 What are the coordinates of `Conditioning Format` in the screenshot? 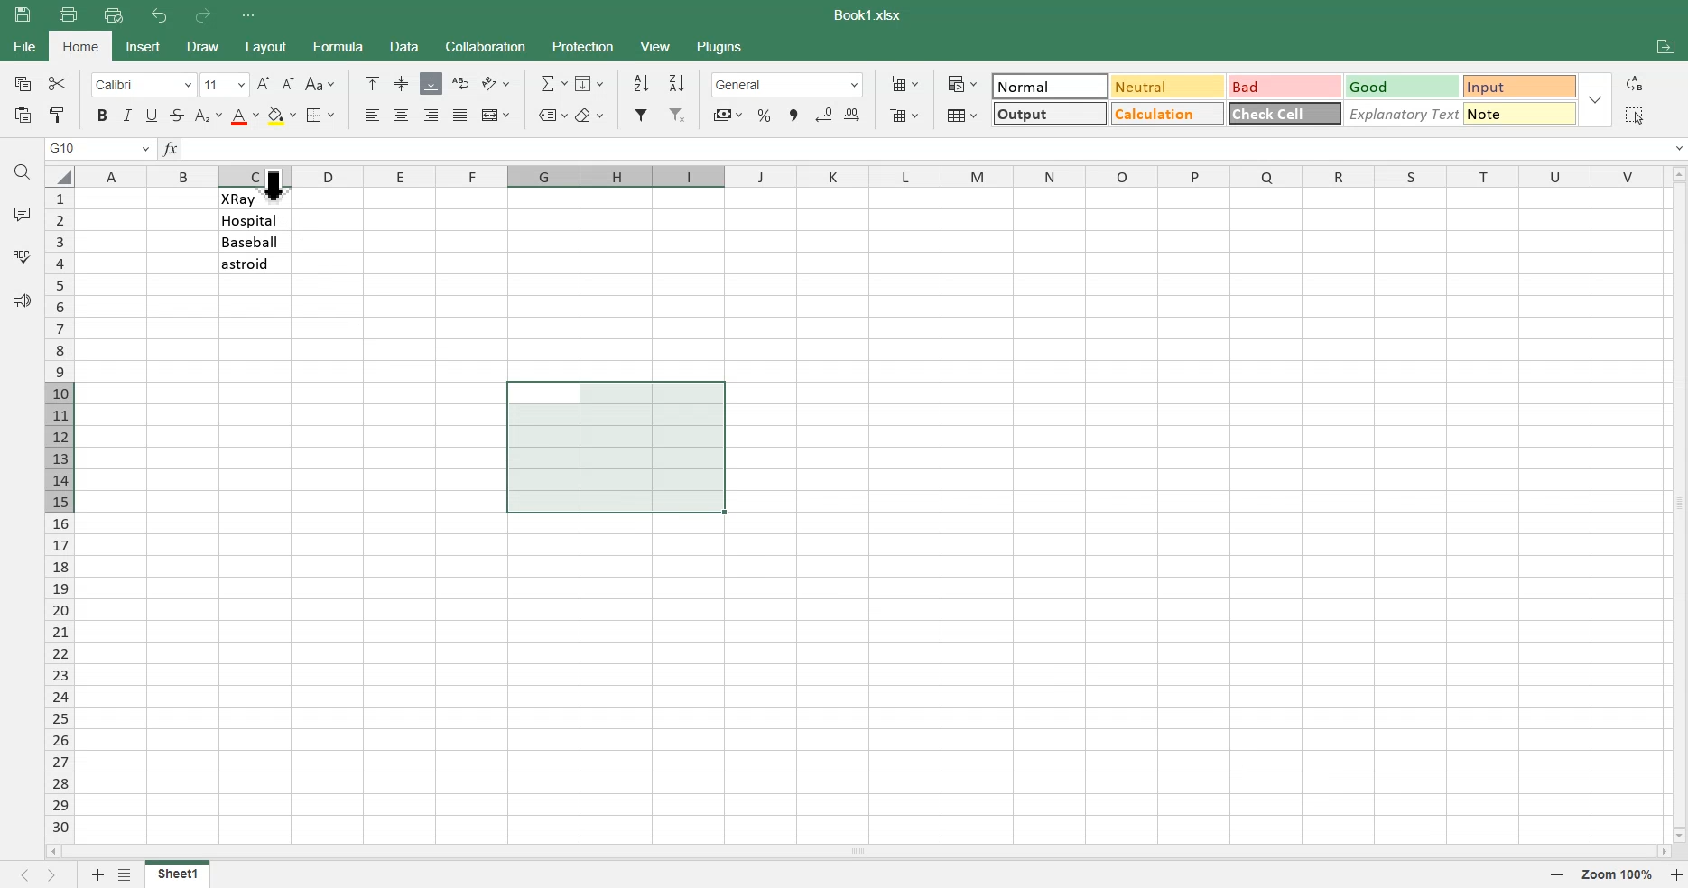 It's located at (961, 83).